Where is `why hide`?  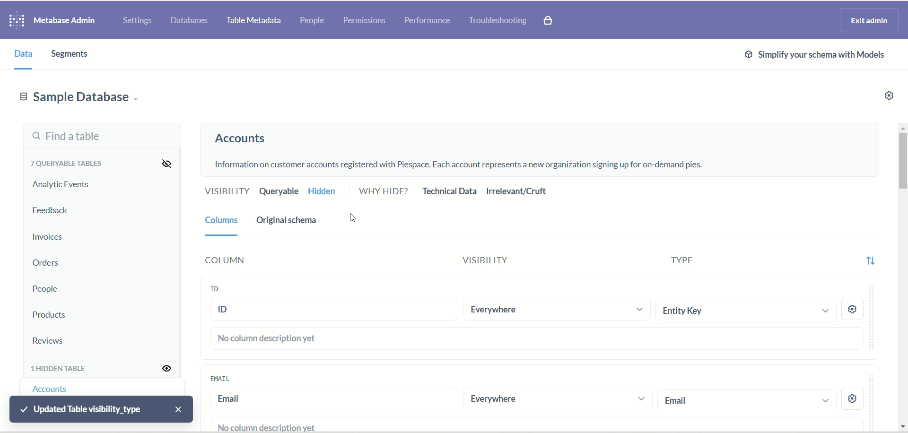
why hide is located at coordinates (384, 193).